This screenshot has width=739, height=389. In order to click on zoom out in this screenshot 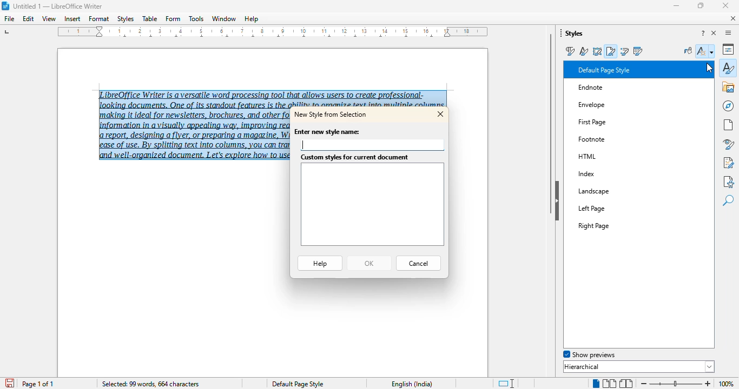, I will do `click(643, 383)`.